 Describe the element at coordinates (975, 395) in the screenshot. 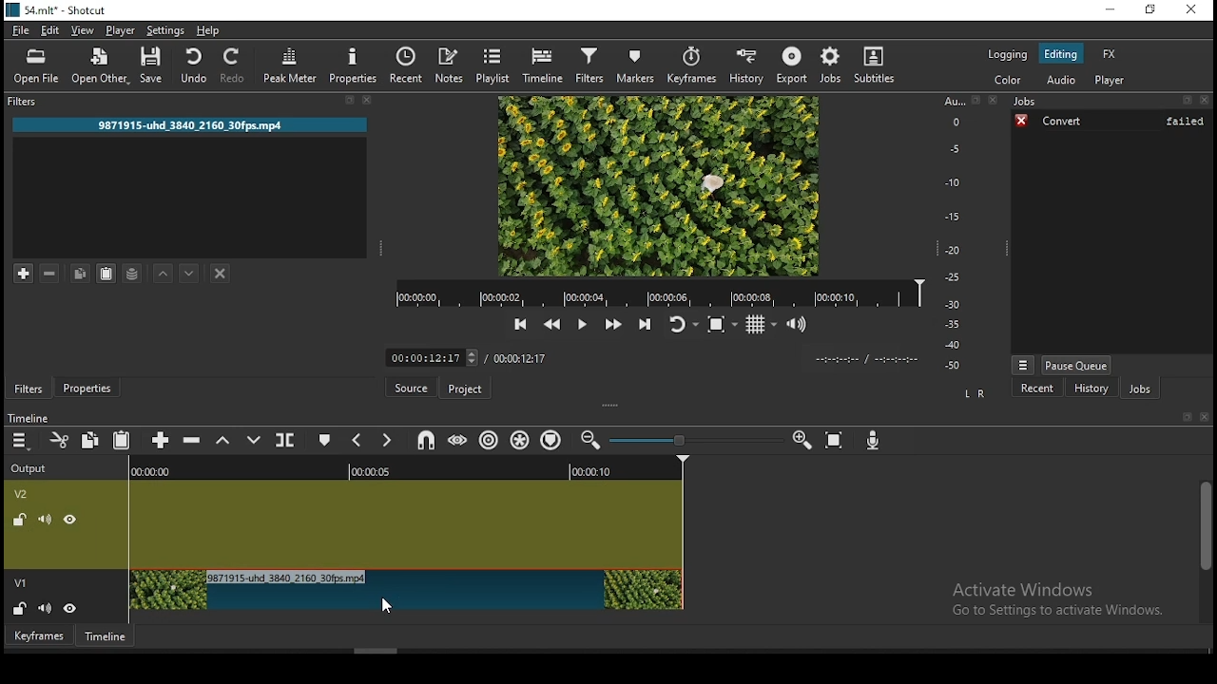

I see `L R` at that location.